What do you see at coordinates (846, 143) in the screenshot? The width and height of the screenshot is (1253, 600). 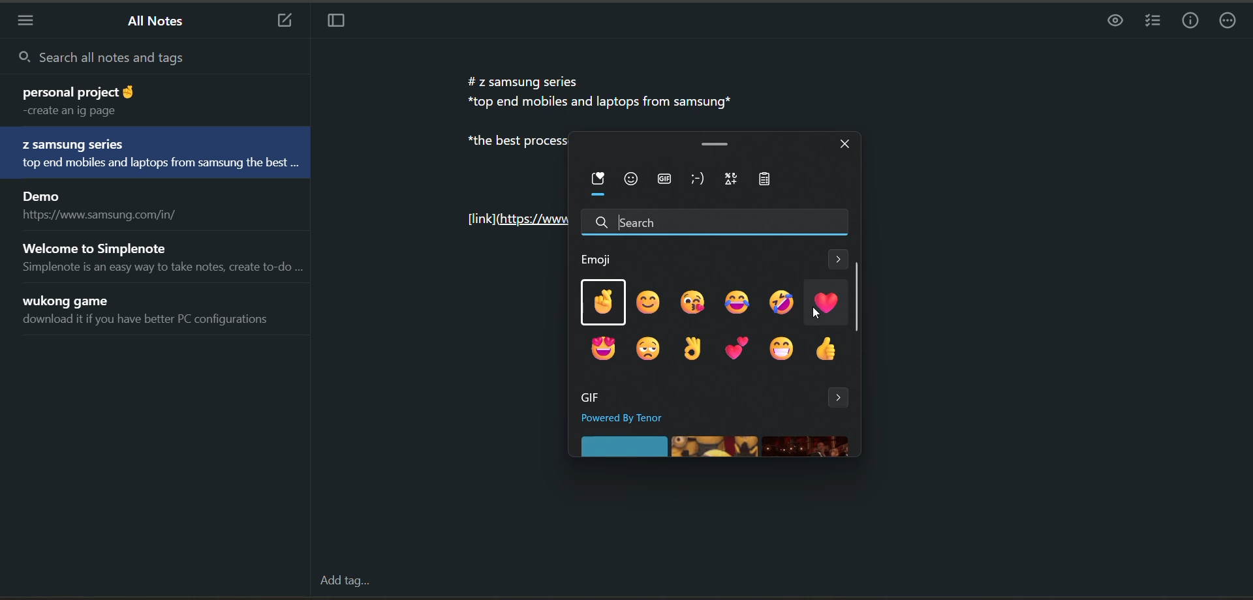 I see `close` at bounding box center [846, 143].